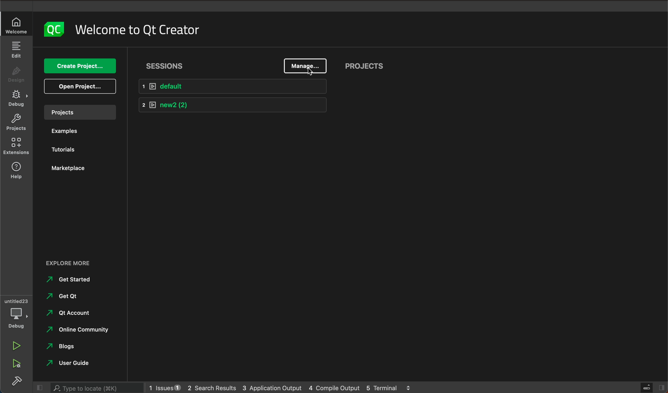  I want to click on close slide bar, so click(650, 387).